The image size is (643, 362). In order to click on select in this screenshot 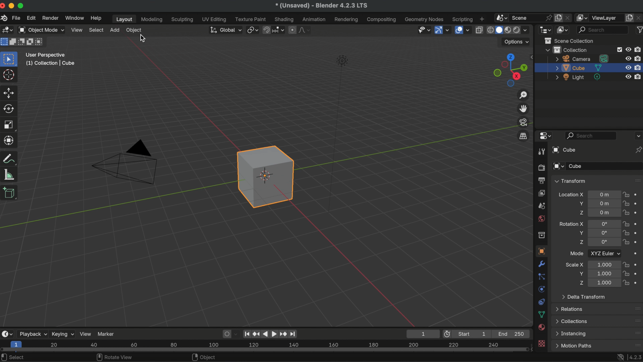, I will do `click(15, 357)`.